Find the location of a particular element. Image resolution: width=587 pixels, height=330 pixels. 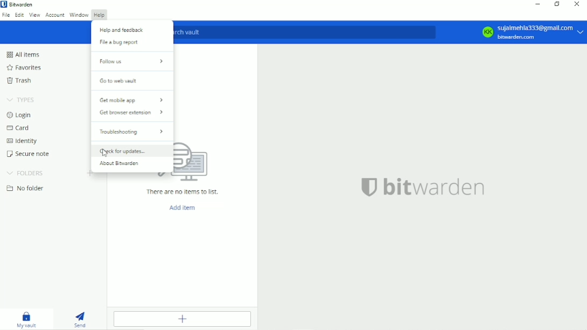

logo is located at coordinates (368, 187).